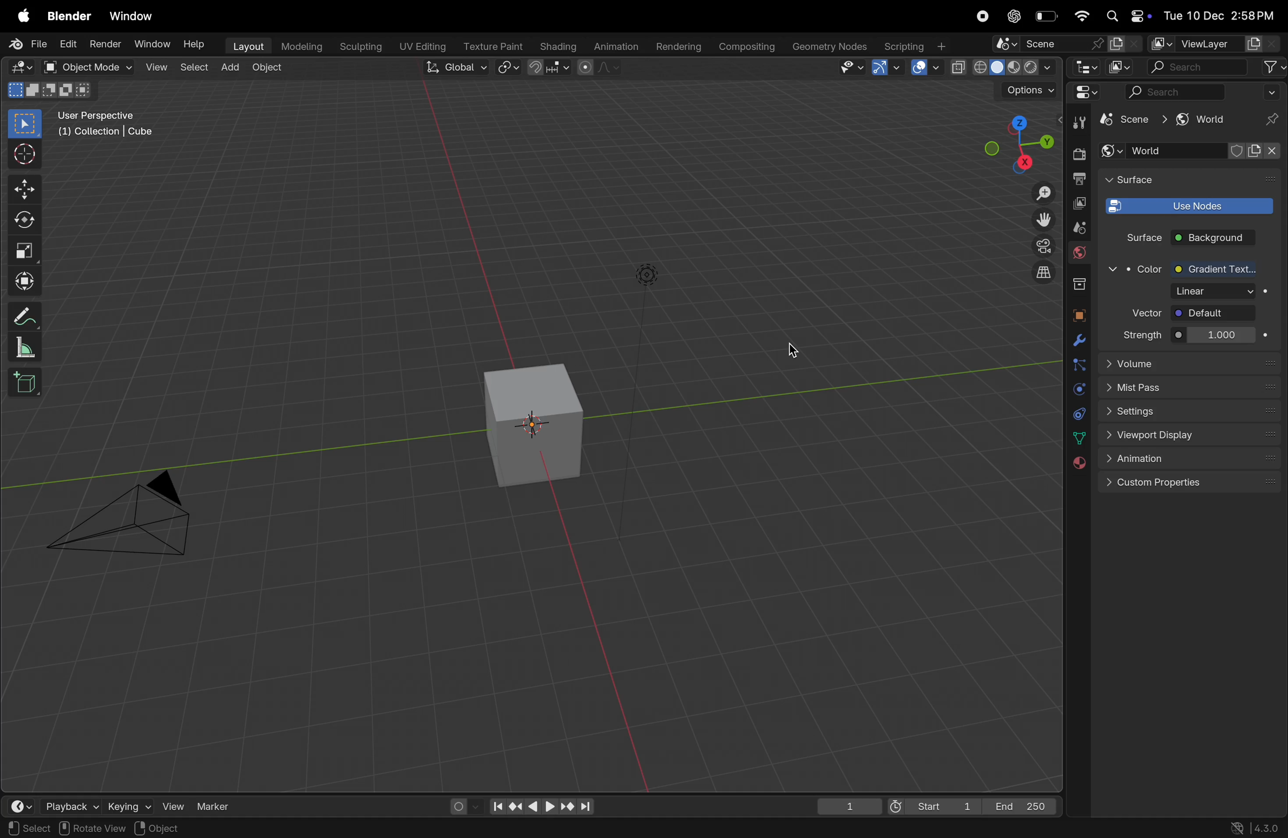 The width and height of the screenshot is (1288, 838). I want to click on texture paint, so click(490, 47).